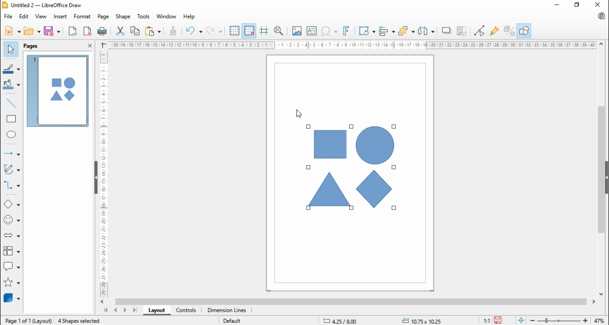 The width and height of the screenshot is (609, 325). I want to click on previous page, so click(116, 310).